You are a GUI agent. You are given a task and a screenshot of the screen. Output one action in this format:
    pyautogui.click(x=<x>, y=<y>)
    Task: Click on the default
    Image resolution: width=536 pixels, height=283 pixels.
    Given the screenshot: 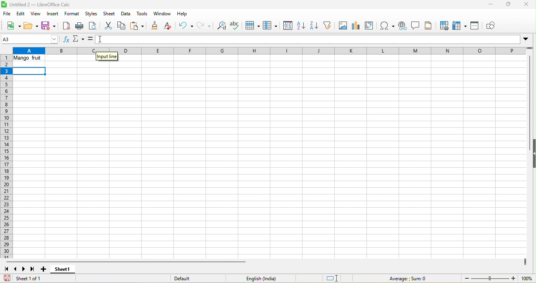 What is the action you would take?
    pyautogui.click(x=190, y=279)
    